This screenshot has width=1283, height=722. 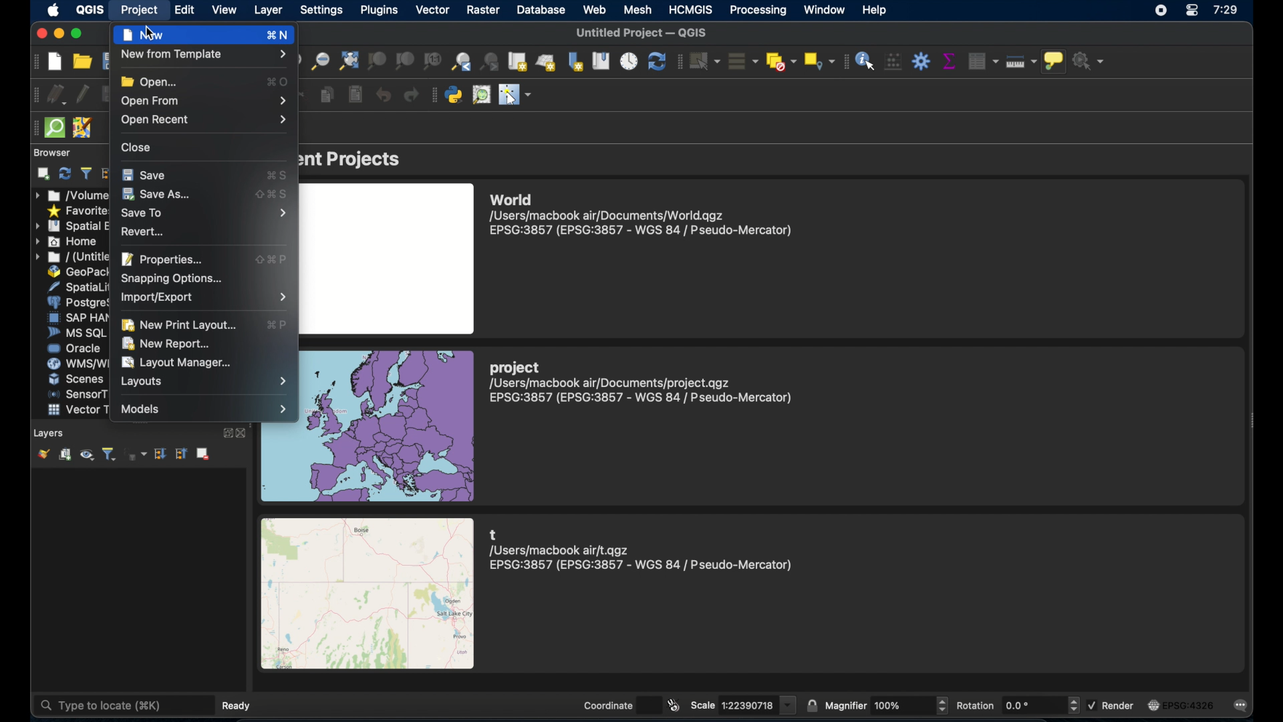 I want to click on manage map theme, so click(x=86, y=455).